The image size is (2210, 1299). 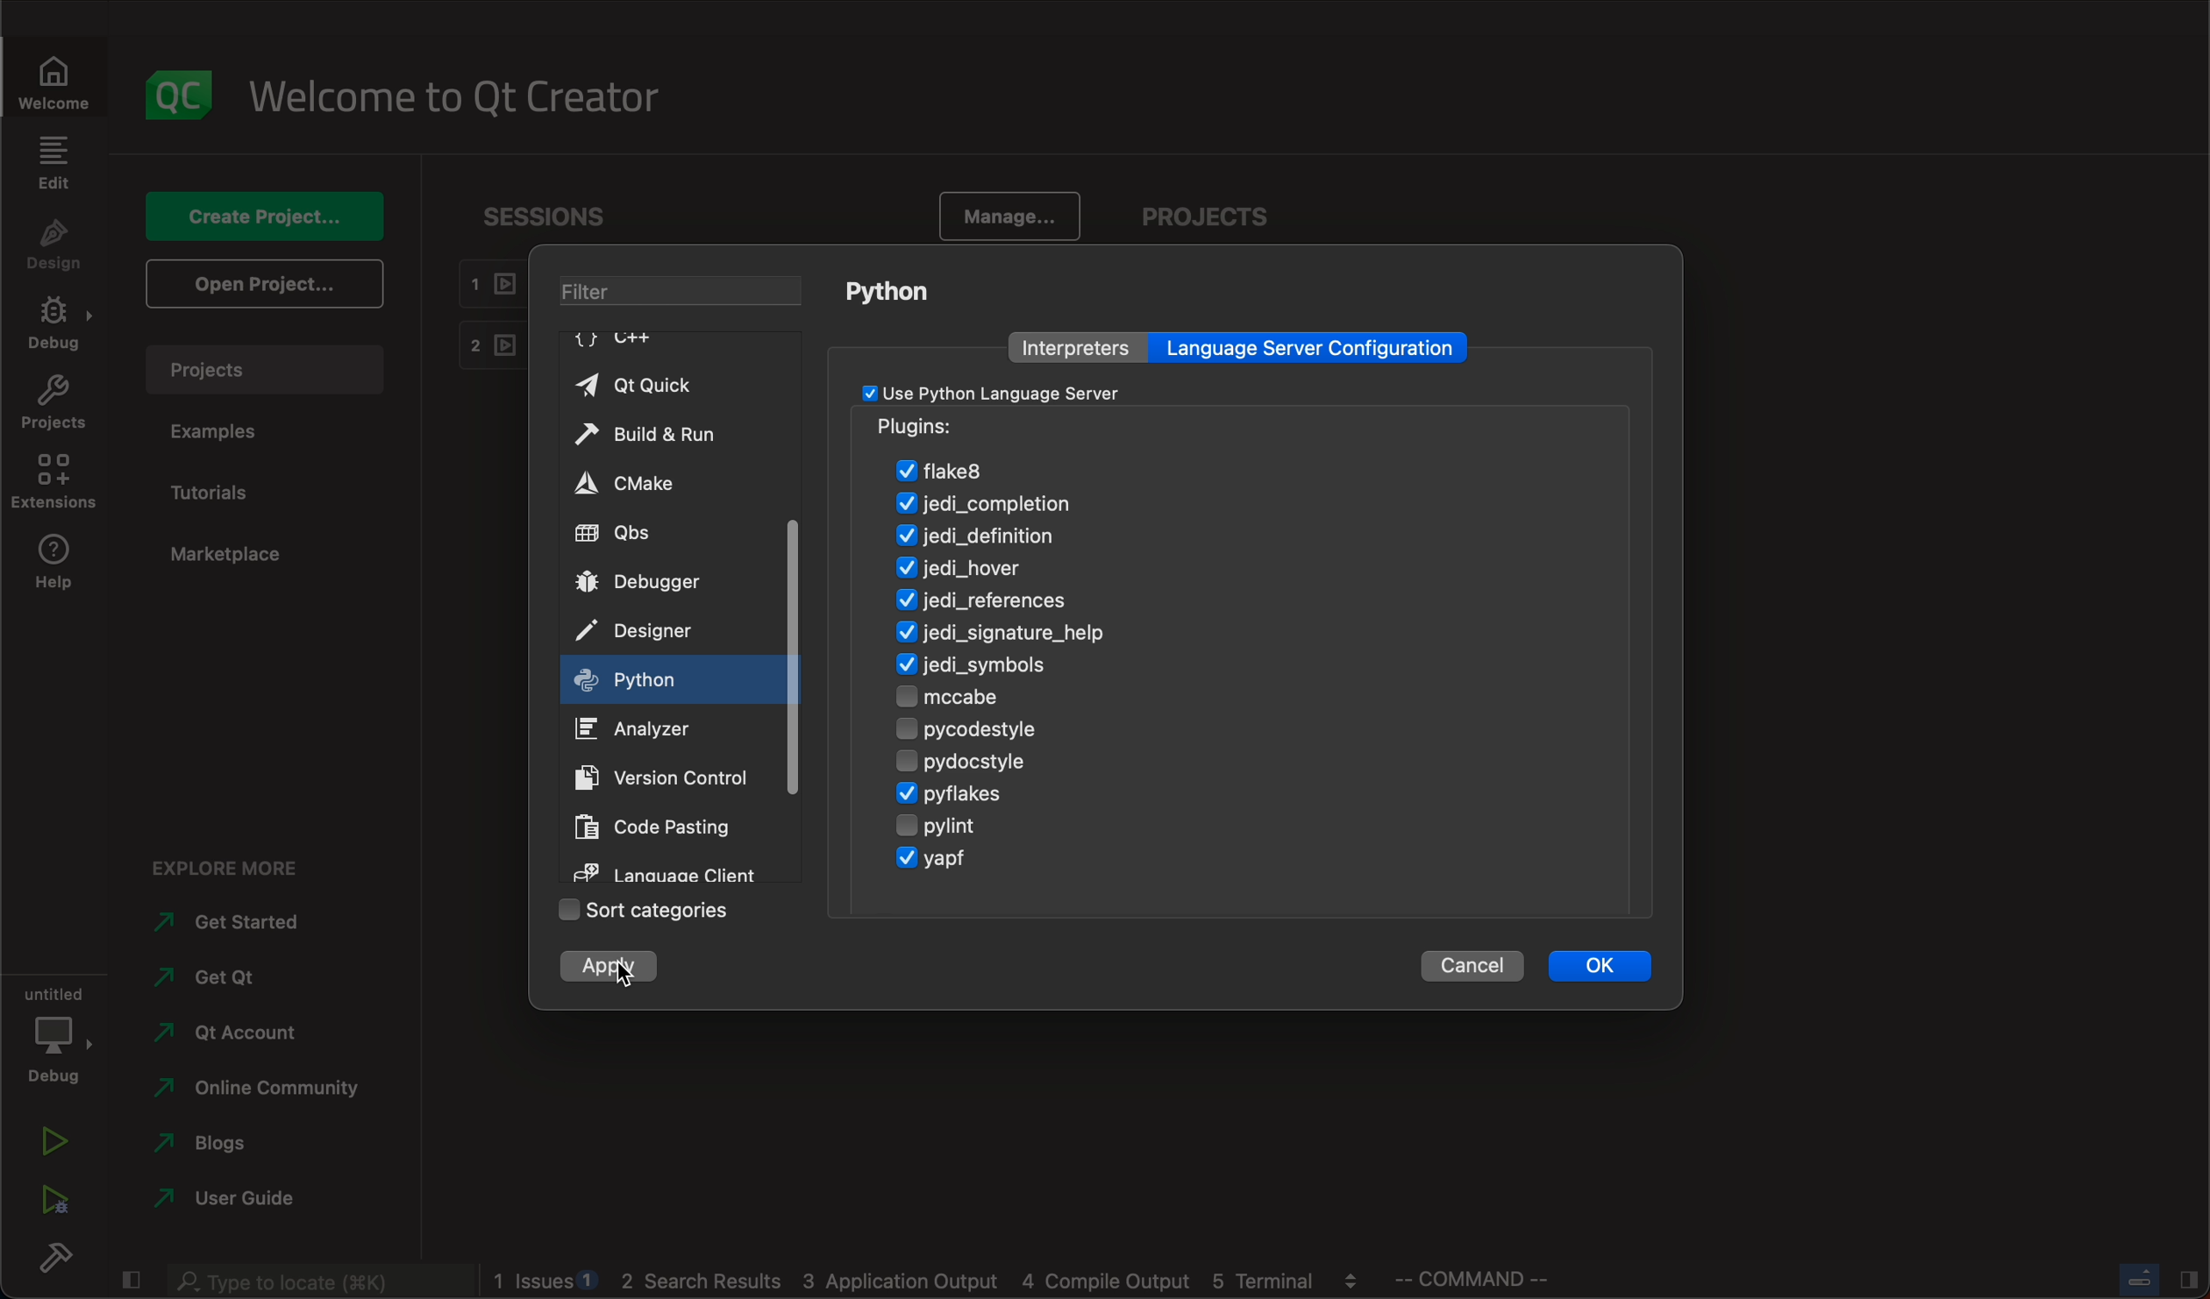 What do you see at coordinates (650, 583) in the screenshot?
I see `debugger` at bounding box center [650, 583].